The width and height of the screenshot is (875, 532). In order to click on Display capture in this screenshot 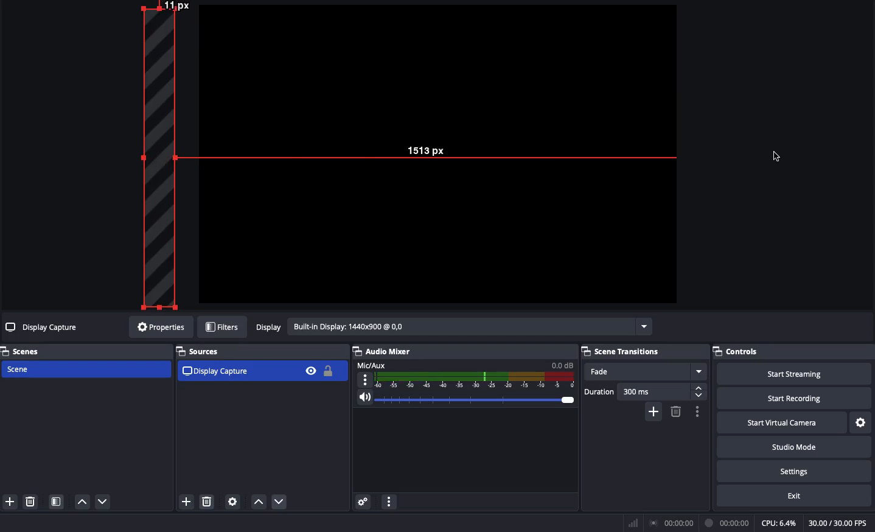, I will do `click(43, 329)`.